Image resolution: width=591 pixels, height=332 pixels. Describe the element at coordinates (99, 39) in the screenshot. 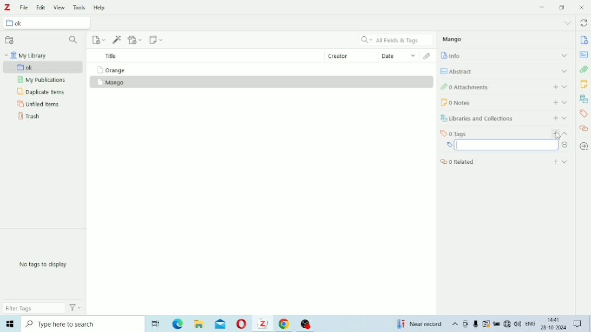

I see `New Item` at that location.